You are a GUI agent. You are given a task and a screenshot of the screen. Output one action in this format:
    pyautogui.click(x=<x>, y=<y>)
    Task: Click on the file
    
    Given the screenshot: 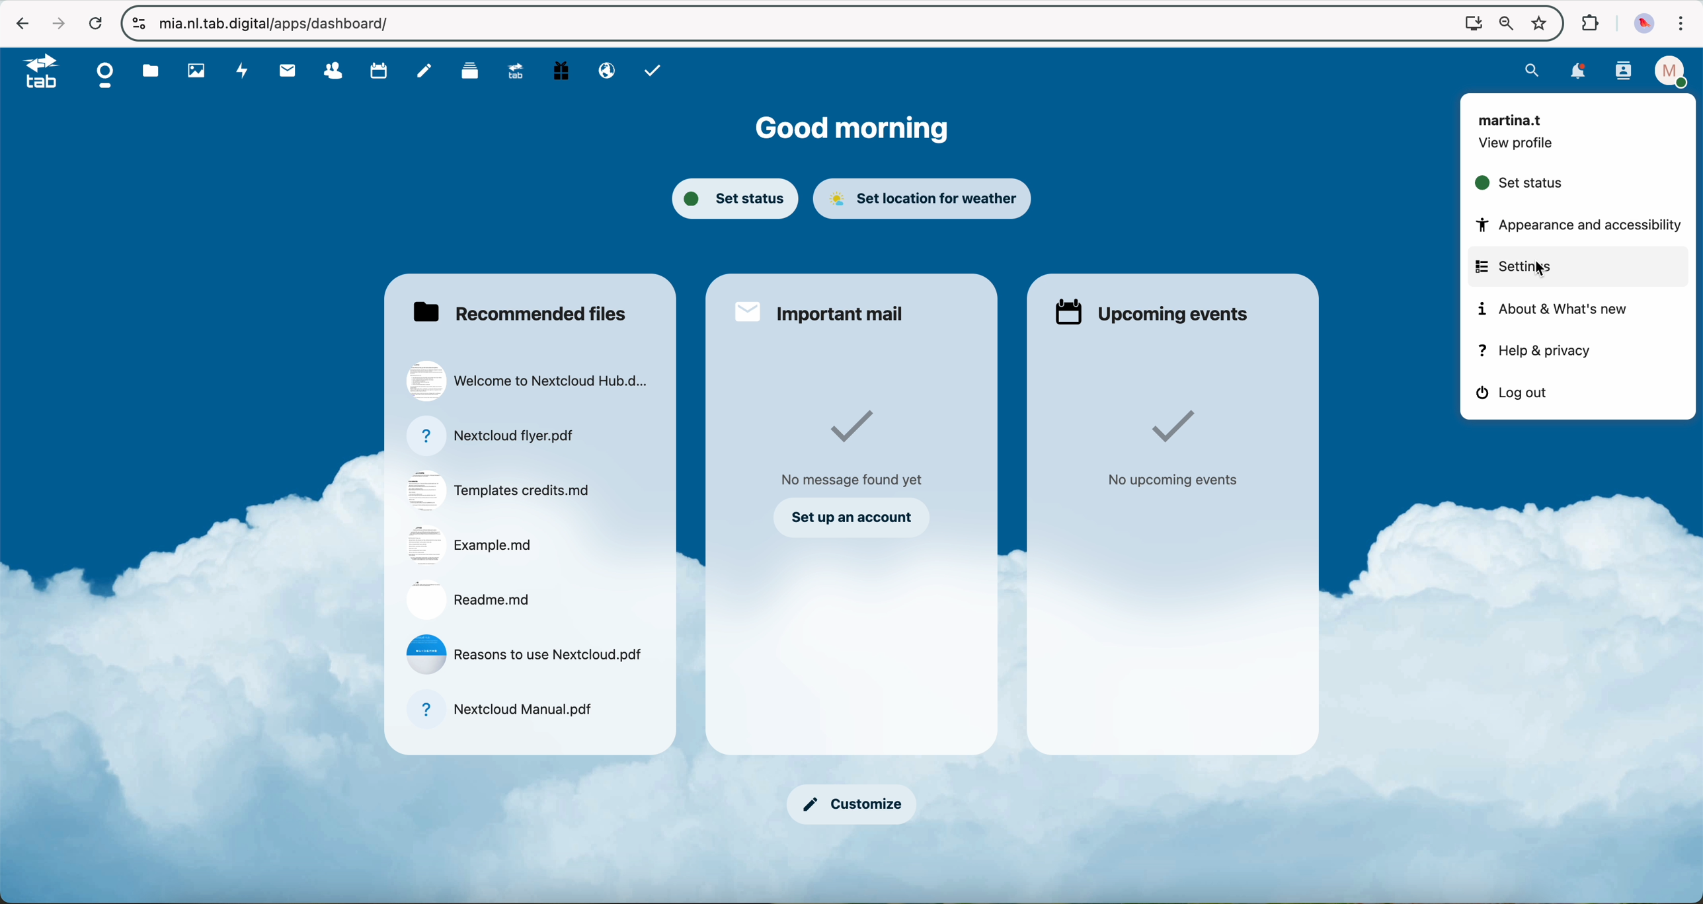 What is the action you would take?
    pyautogui.click(x=504, y=491)
    